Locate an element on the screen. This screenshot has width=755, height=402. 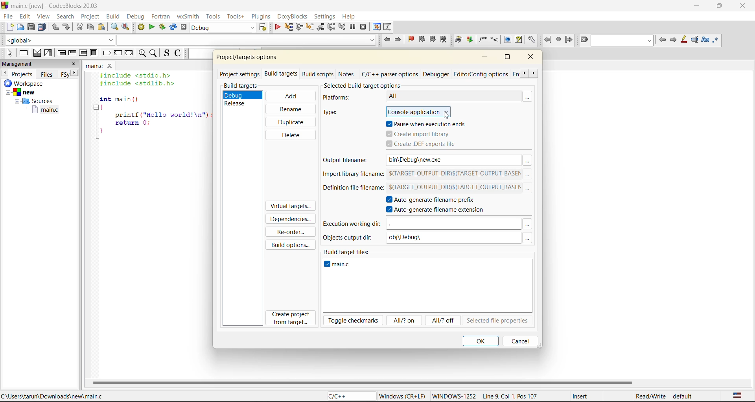
close is located at coordinates (73, 65).